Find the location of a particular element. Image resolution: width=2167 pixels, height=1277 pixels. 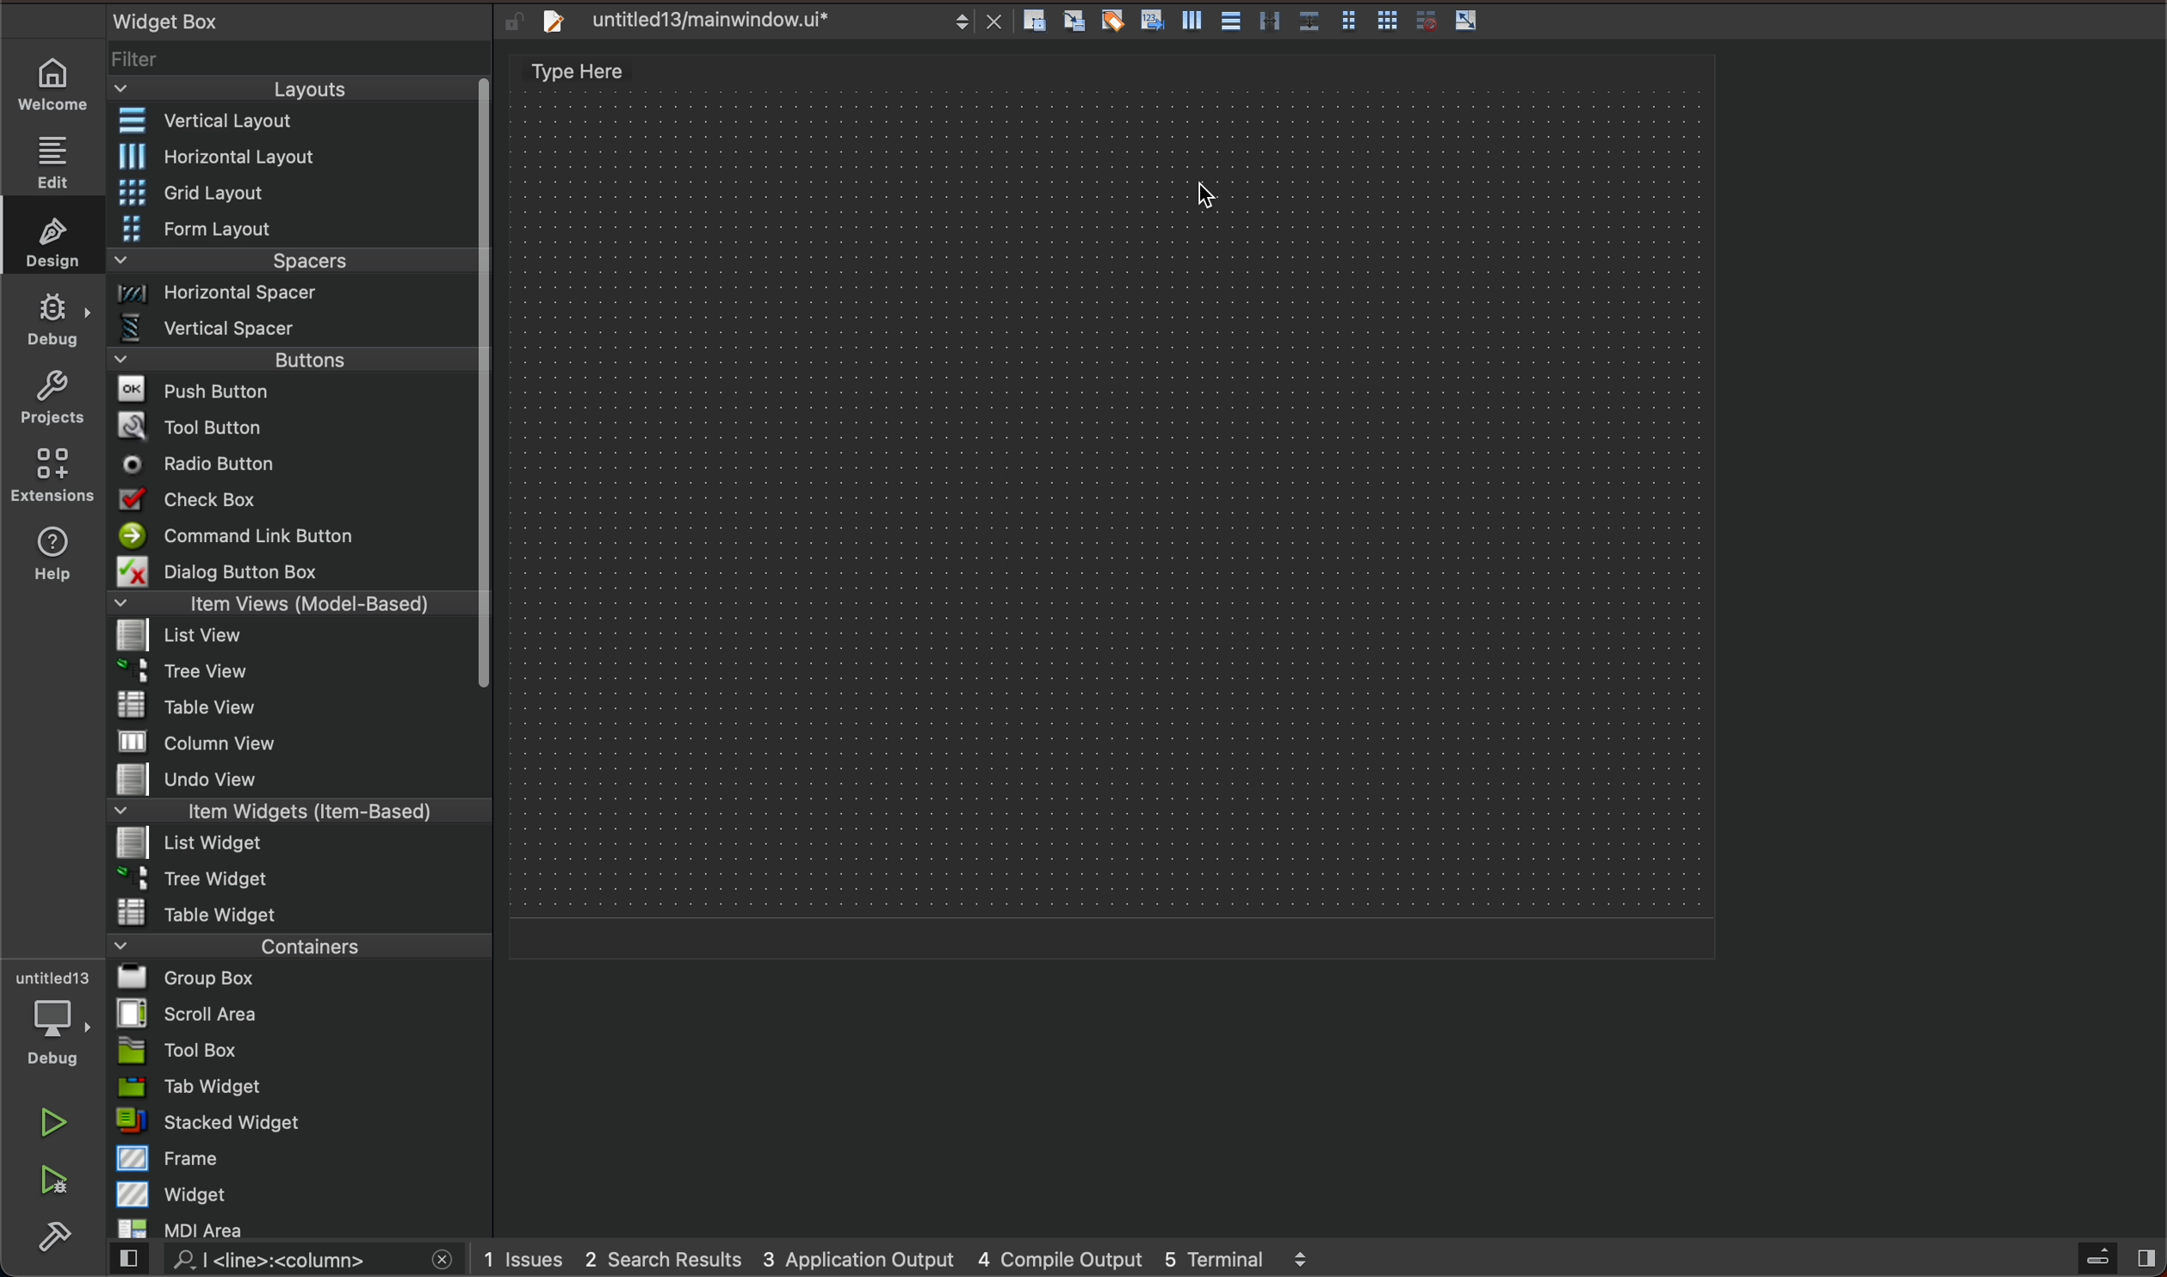

tool box is located at coordinates (293, 1051).